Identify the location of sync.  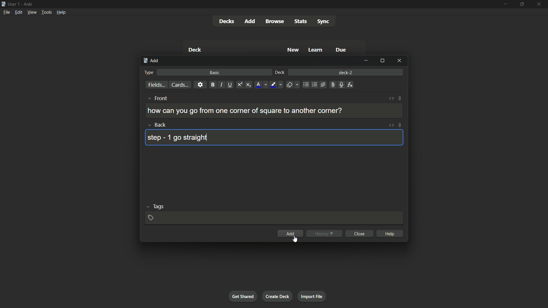
(323, 22).